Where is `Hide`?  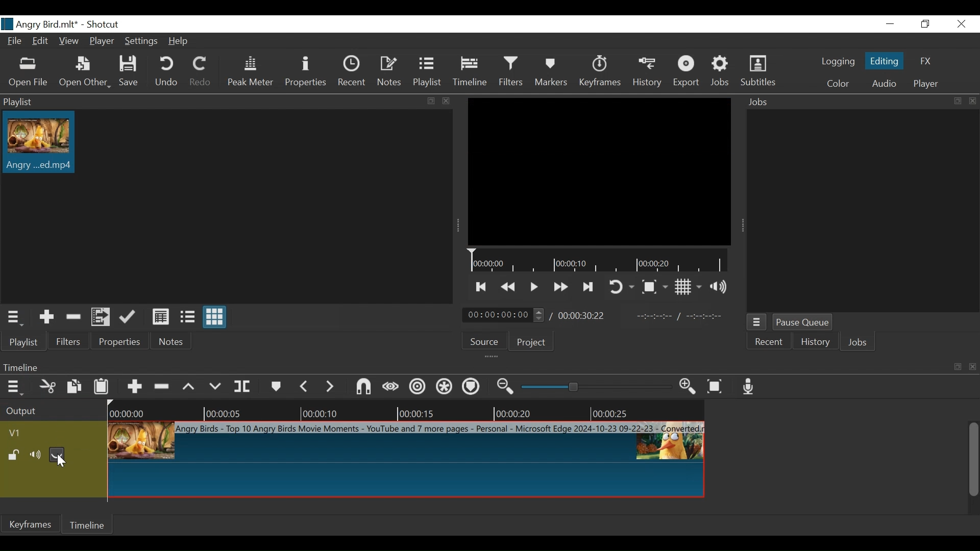 Hide is located at coordinates (57, 454).